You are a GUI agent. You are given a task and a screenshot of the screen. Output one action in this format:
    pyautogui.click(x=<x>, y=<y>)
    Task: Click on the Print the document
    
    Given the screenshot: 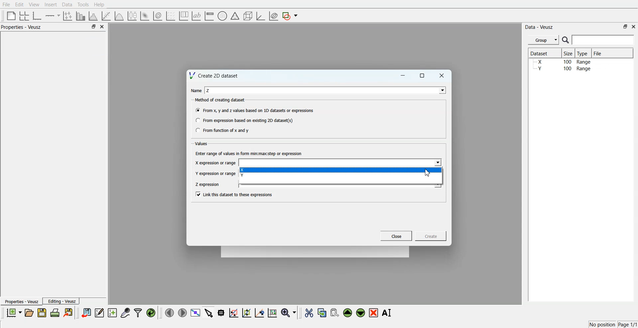 What is the action you would take?
    pyautogui.click(x=54, y=312)
    